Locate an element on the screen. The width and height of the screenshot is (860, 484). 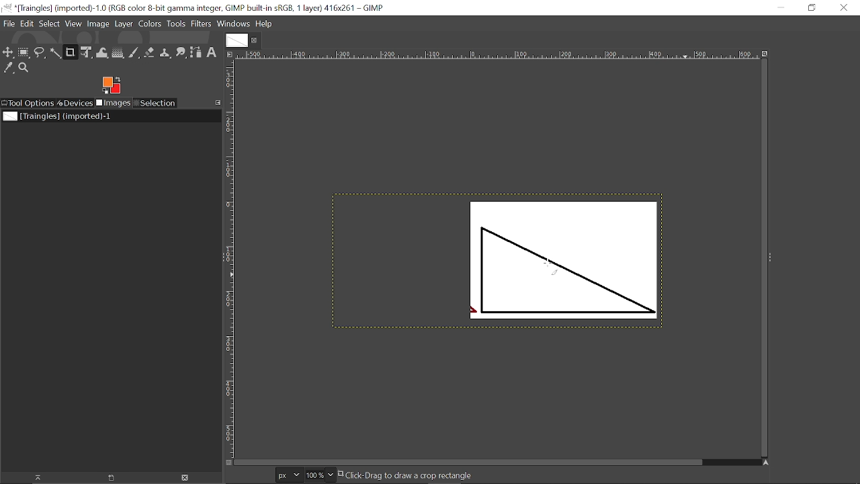
Current file name is located at coordinates (57, 116).